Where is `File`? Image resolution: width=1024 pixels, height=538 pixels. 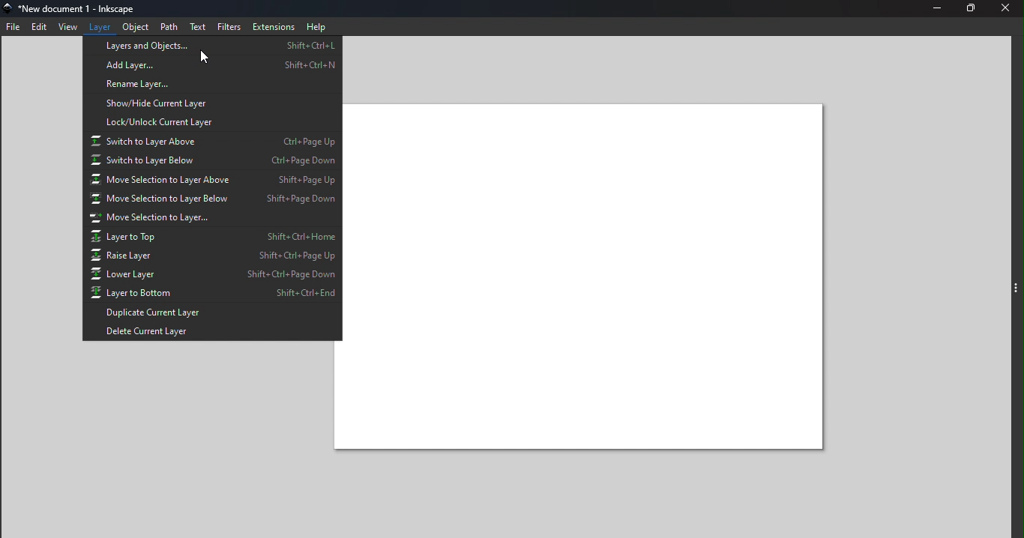 File is located at coordinates (12, 28).